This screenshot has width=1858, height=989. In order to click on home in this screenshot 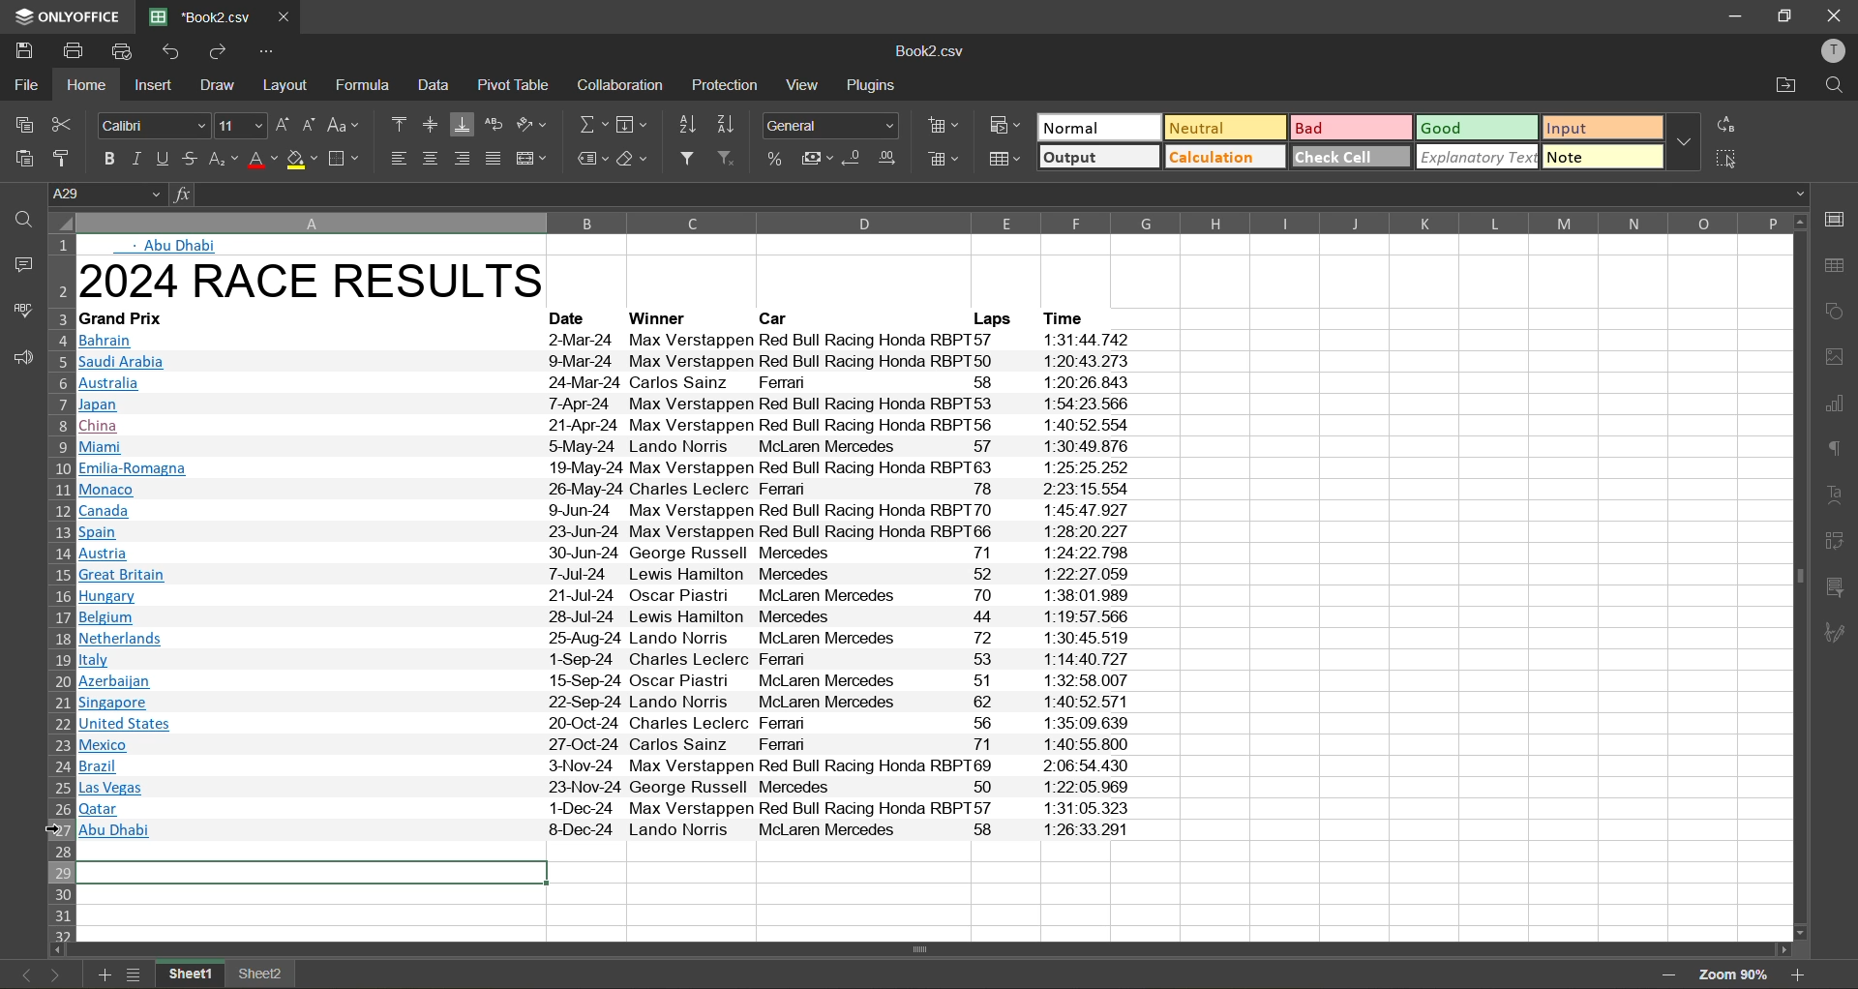, I will do `click(82, 84)`.